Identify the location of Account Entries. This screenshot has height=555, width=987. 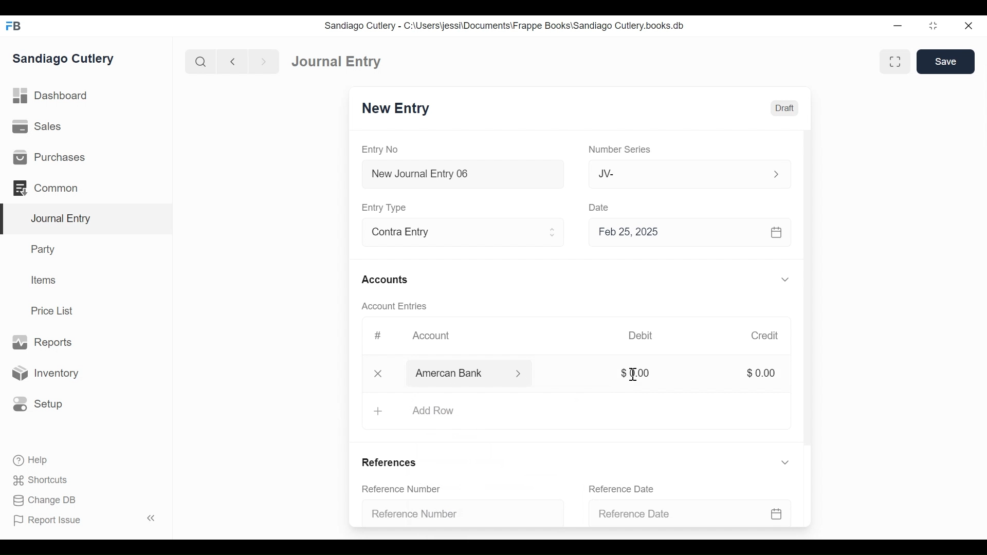
(397, 306).